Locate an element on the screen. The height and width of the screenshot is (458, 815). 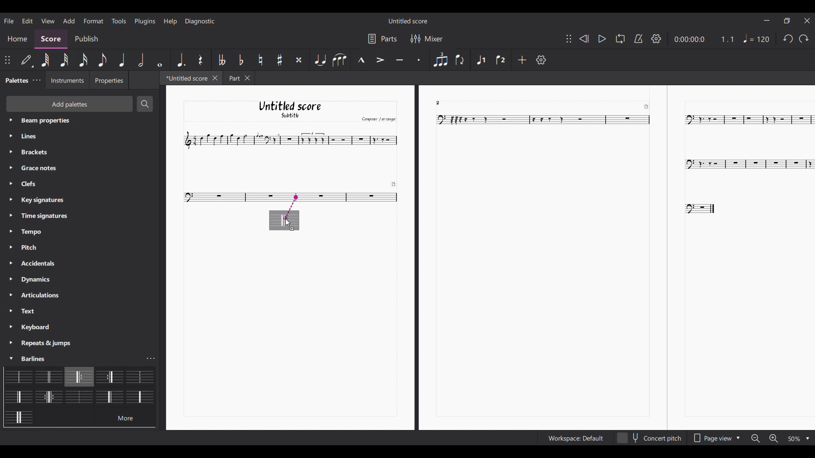
Palette settings is located at coordinates (29, 357).